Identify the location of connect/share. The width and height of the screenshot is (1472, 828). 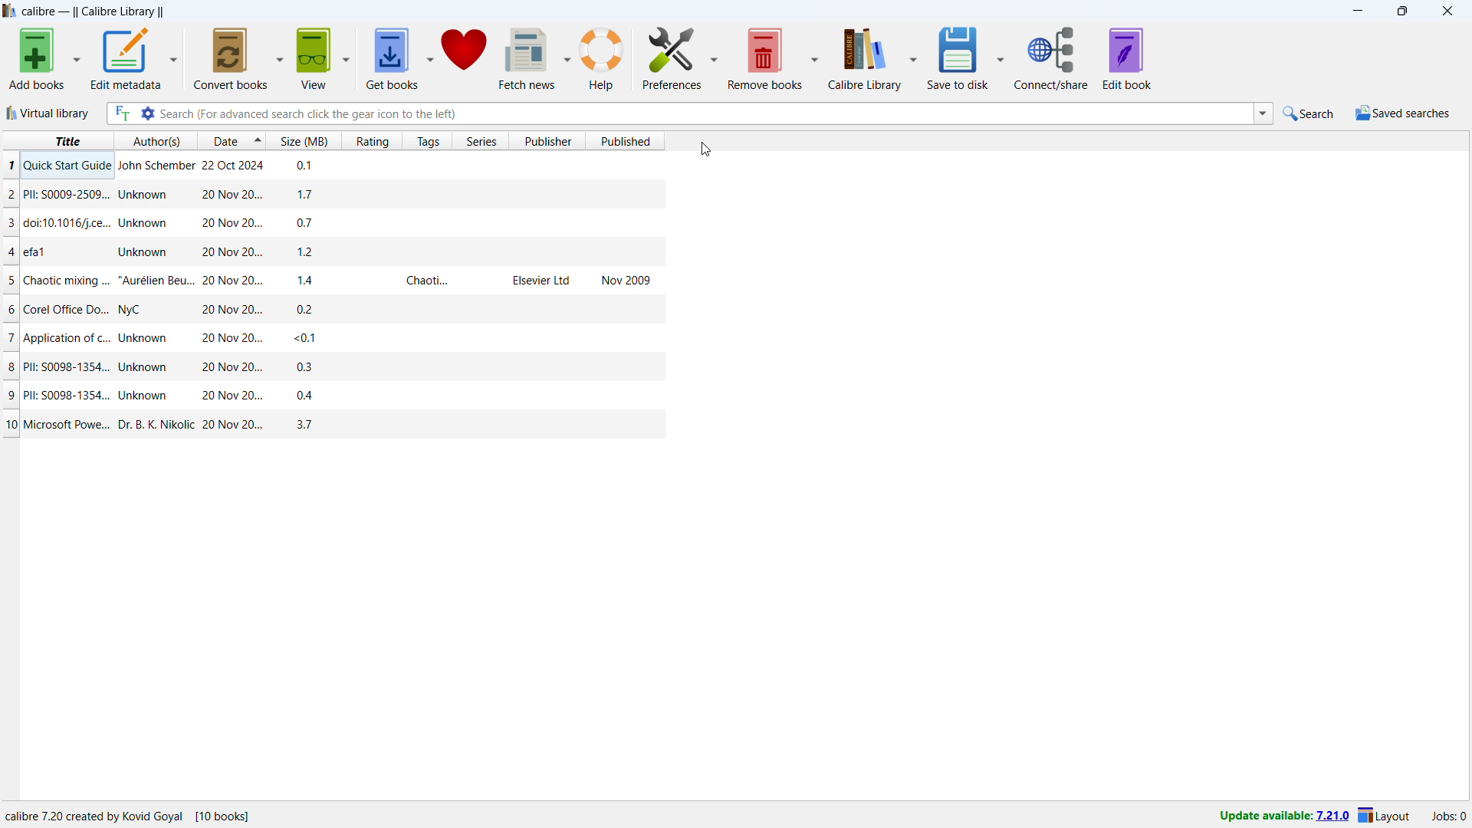
(1052, 58).